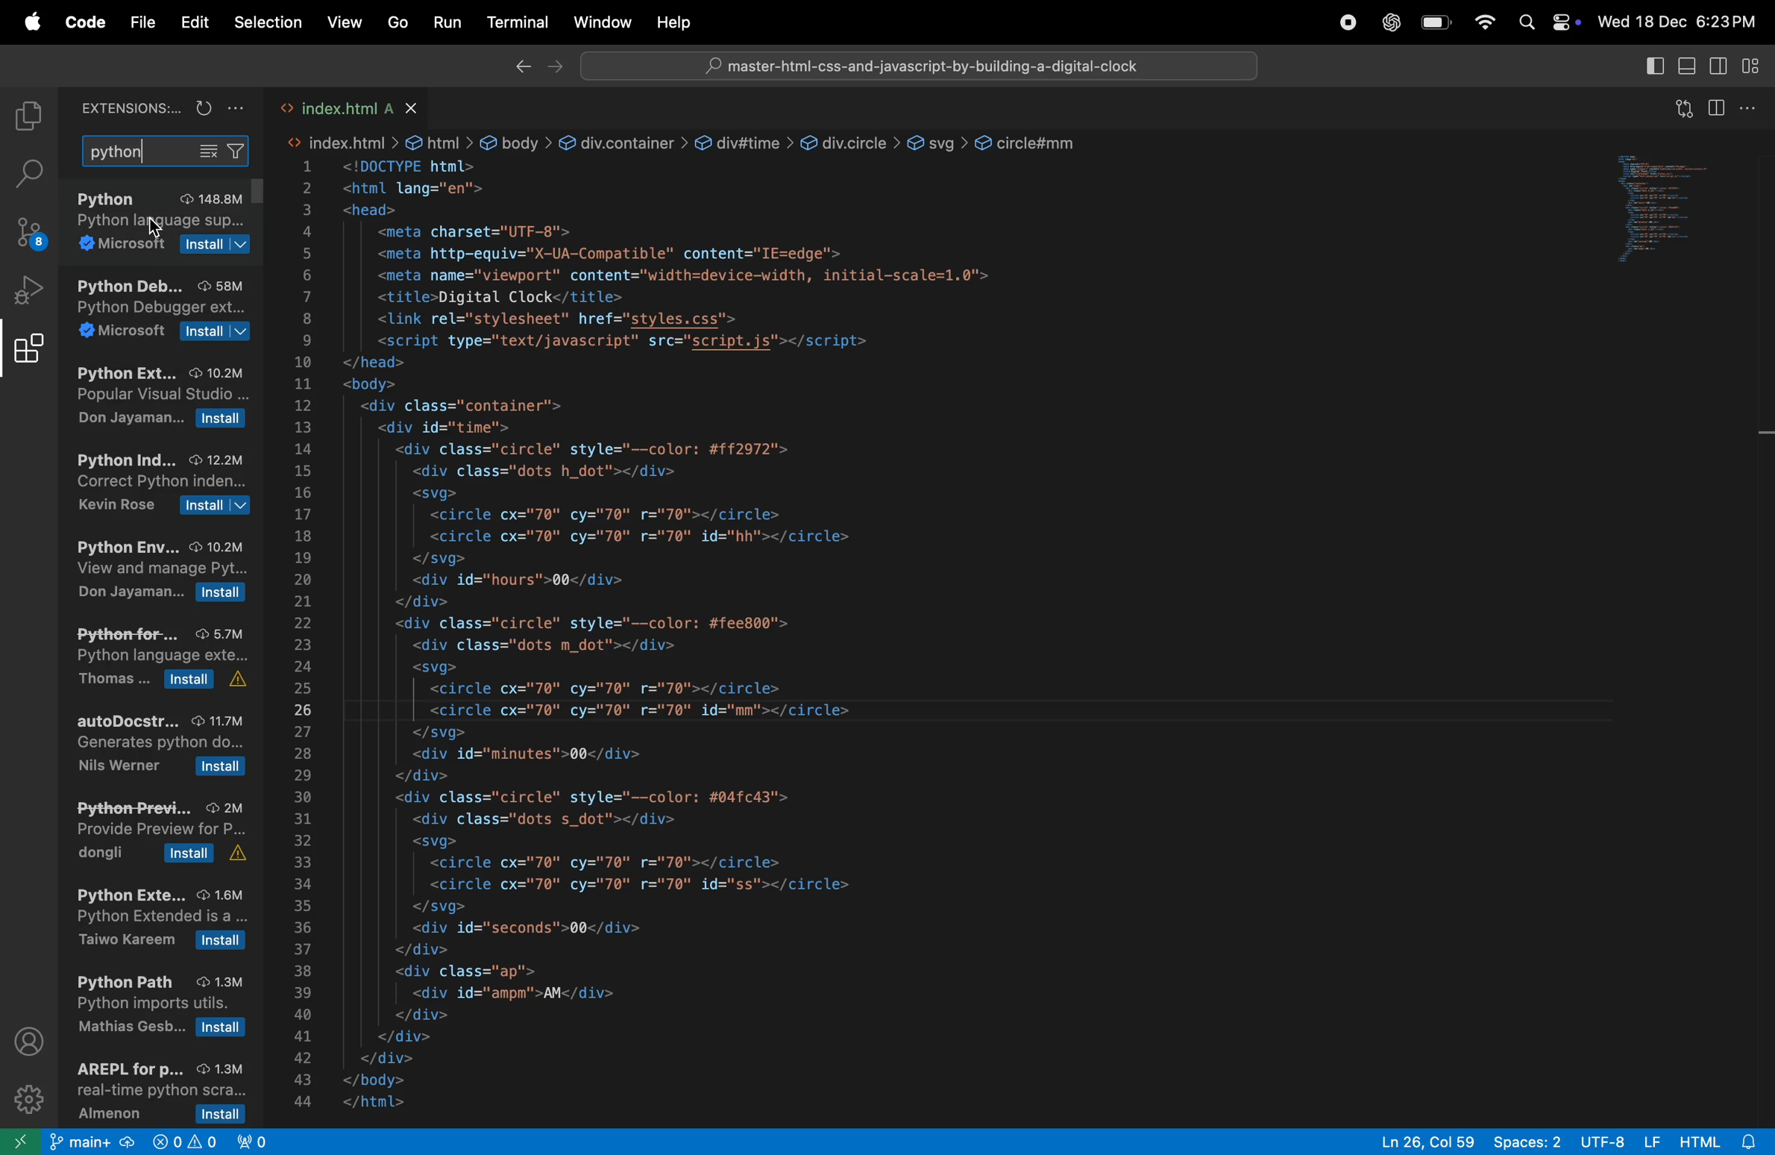 The width and height of the screenshot is (1775, 1155). I want to click on forward, so click(554, 68).